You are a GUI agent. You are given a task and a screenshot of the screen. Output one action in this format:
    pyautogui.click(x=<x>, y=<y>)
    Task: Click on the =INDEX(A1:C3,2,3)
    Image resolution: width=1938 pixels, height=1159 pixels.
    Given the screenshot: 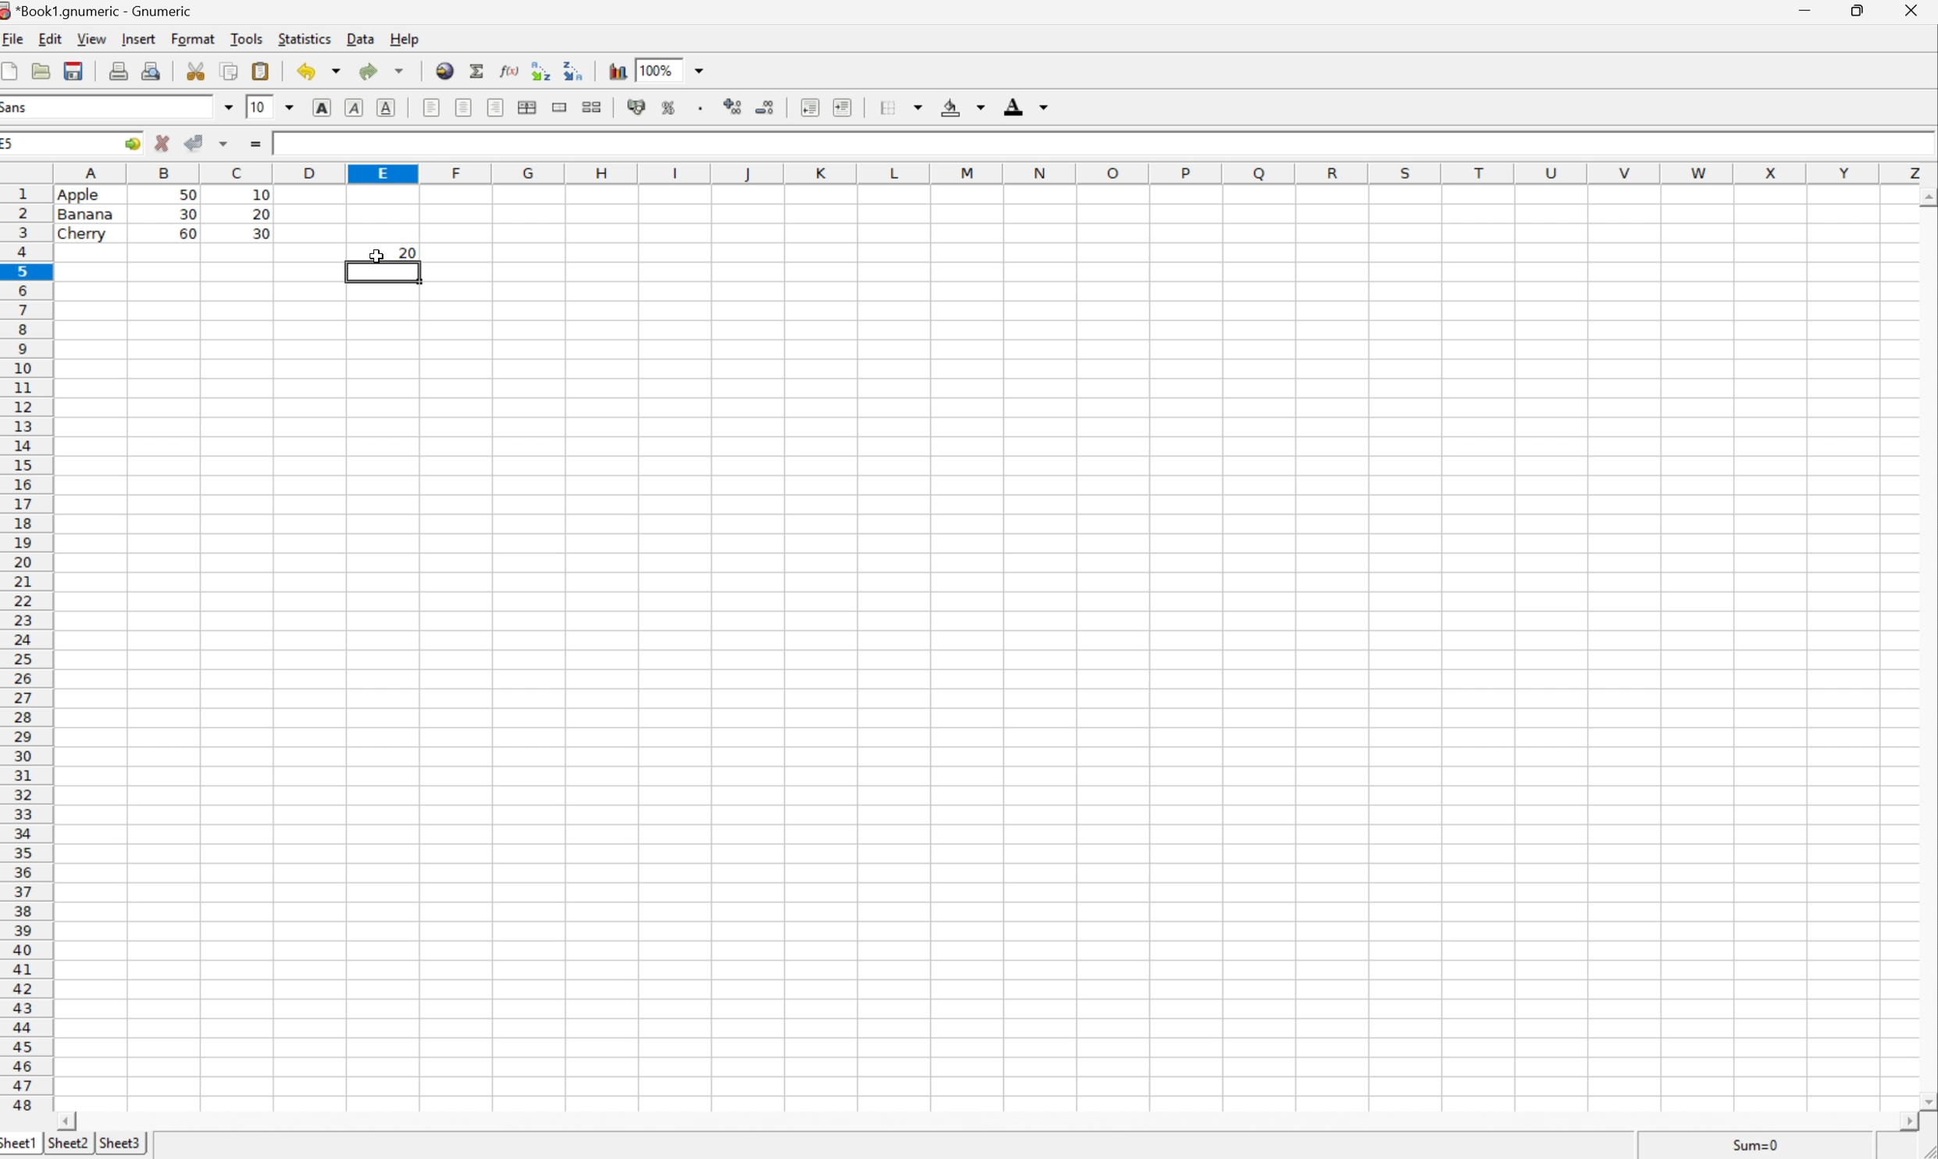 What is the action you would take?
    pyautogui.click(x=363, y=142)
    